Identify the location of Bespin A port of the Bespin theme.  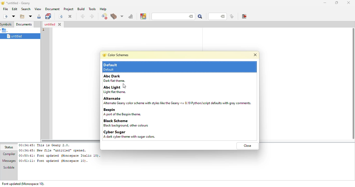
(135, 112).